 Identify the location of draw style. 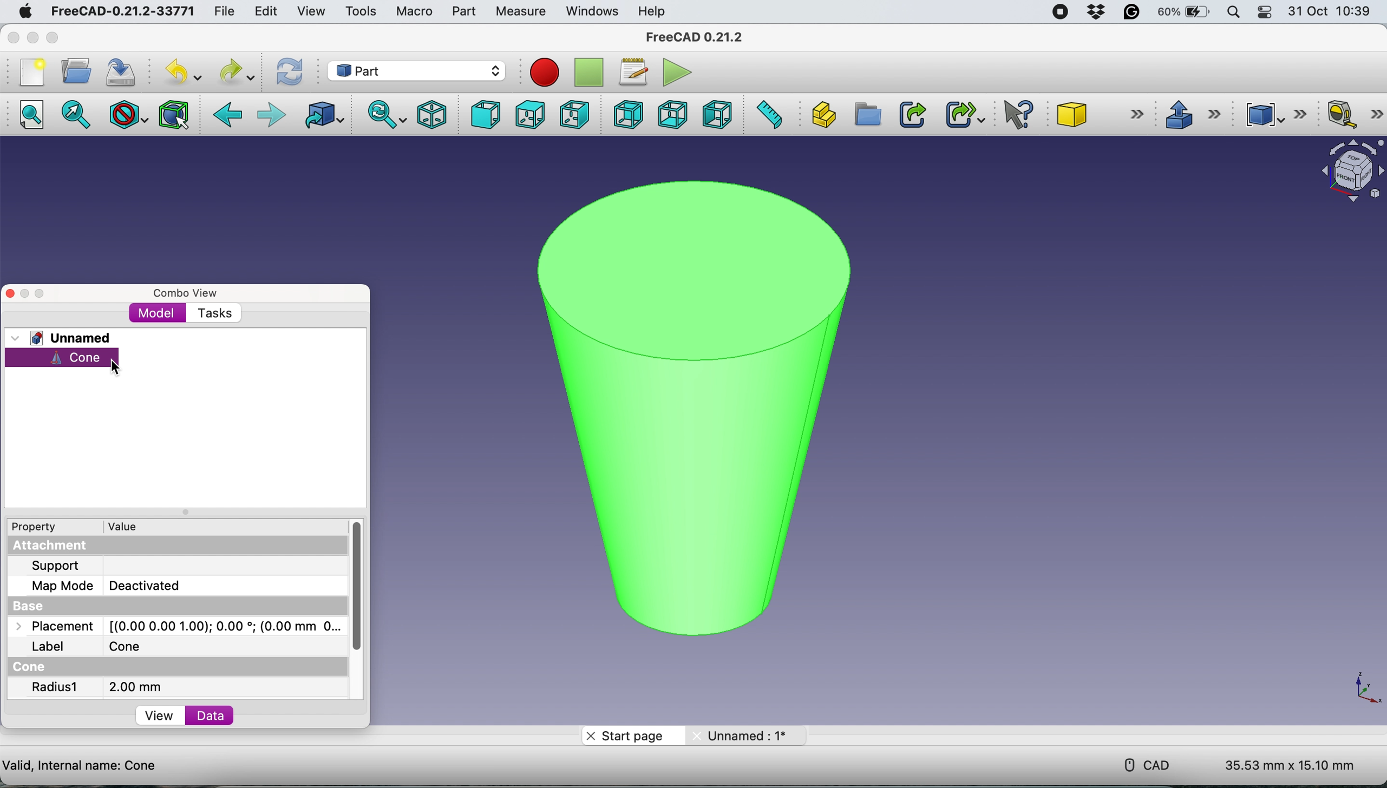
(126, 114).